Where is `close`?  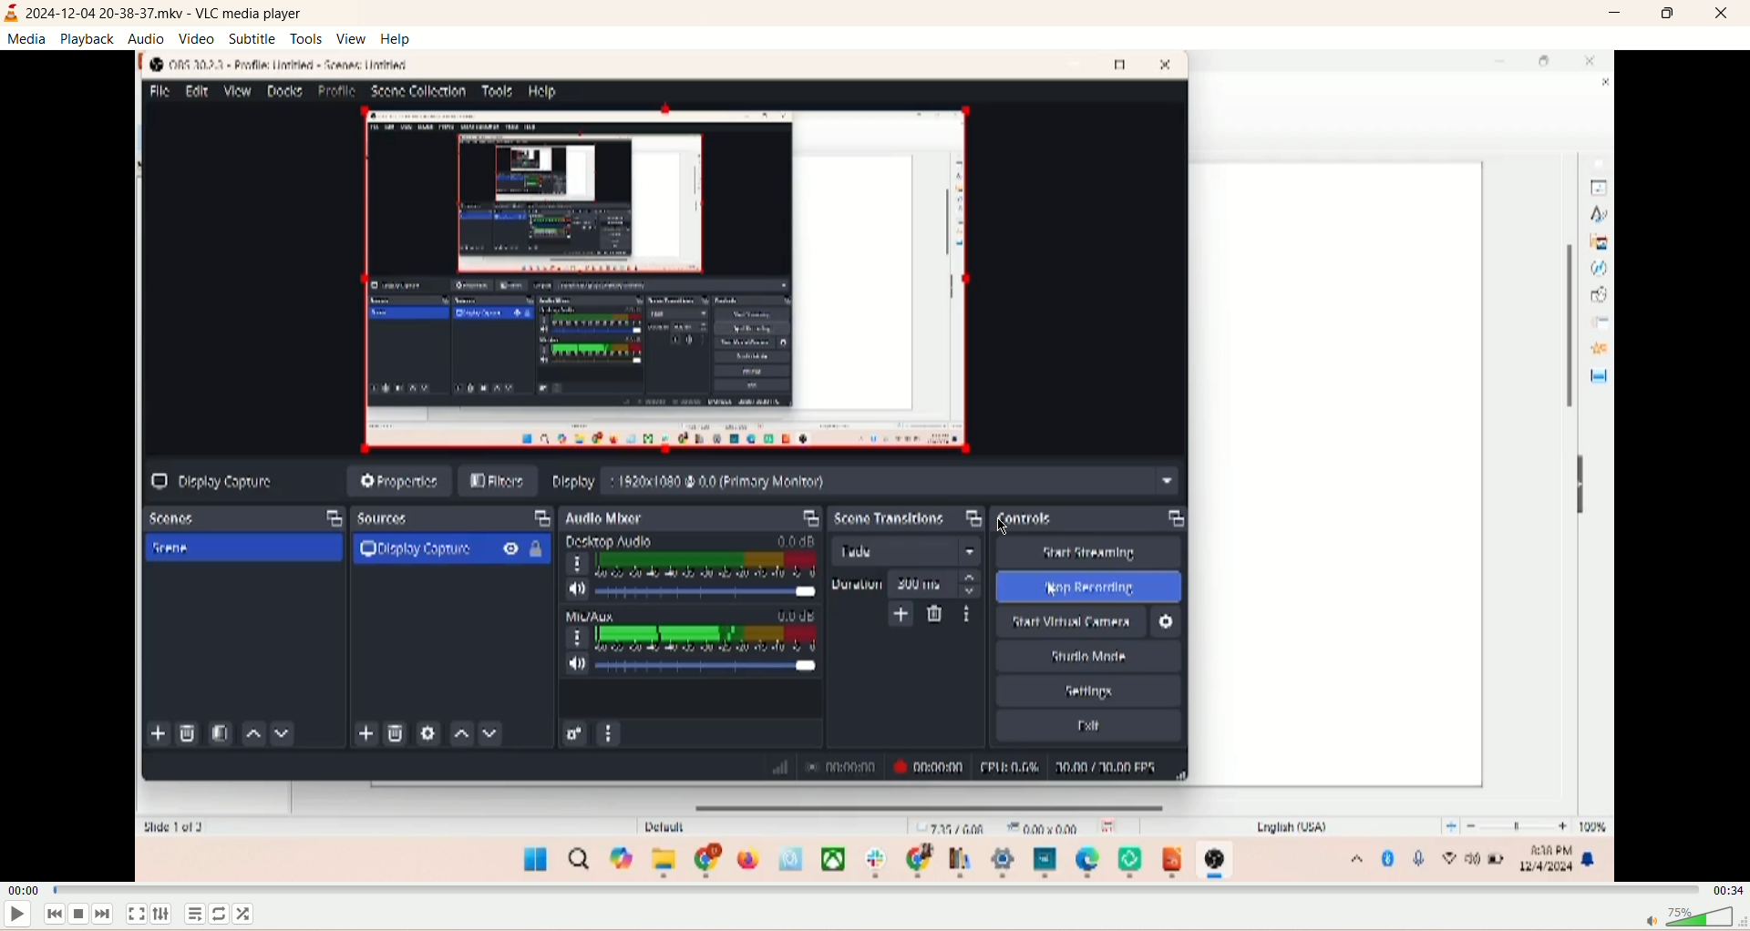
close is located at coordinates (1724, 17).